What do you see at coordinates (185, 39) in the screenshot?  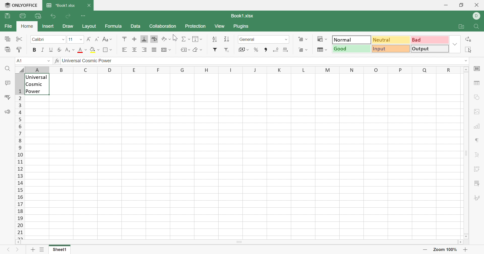 I see `Summation` at bounding box center [185, 39].